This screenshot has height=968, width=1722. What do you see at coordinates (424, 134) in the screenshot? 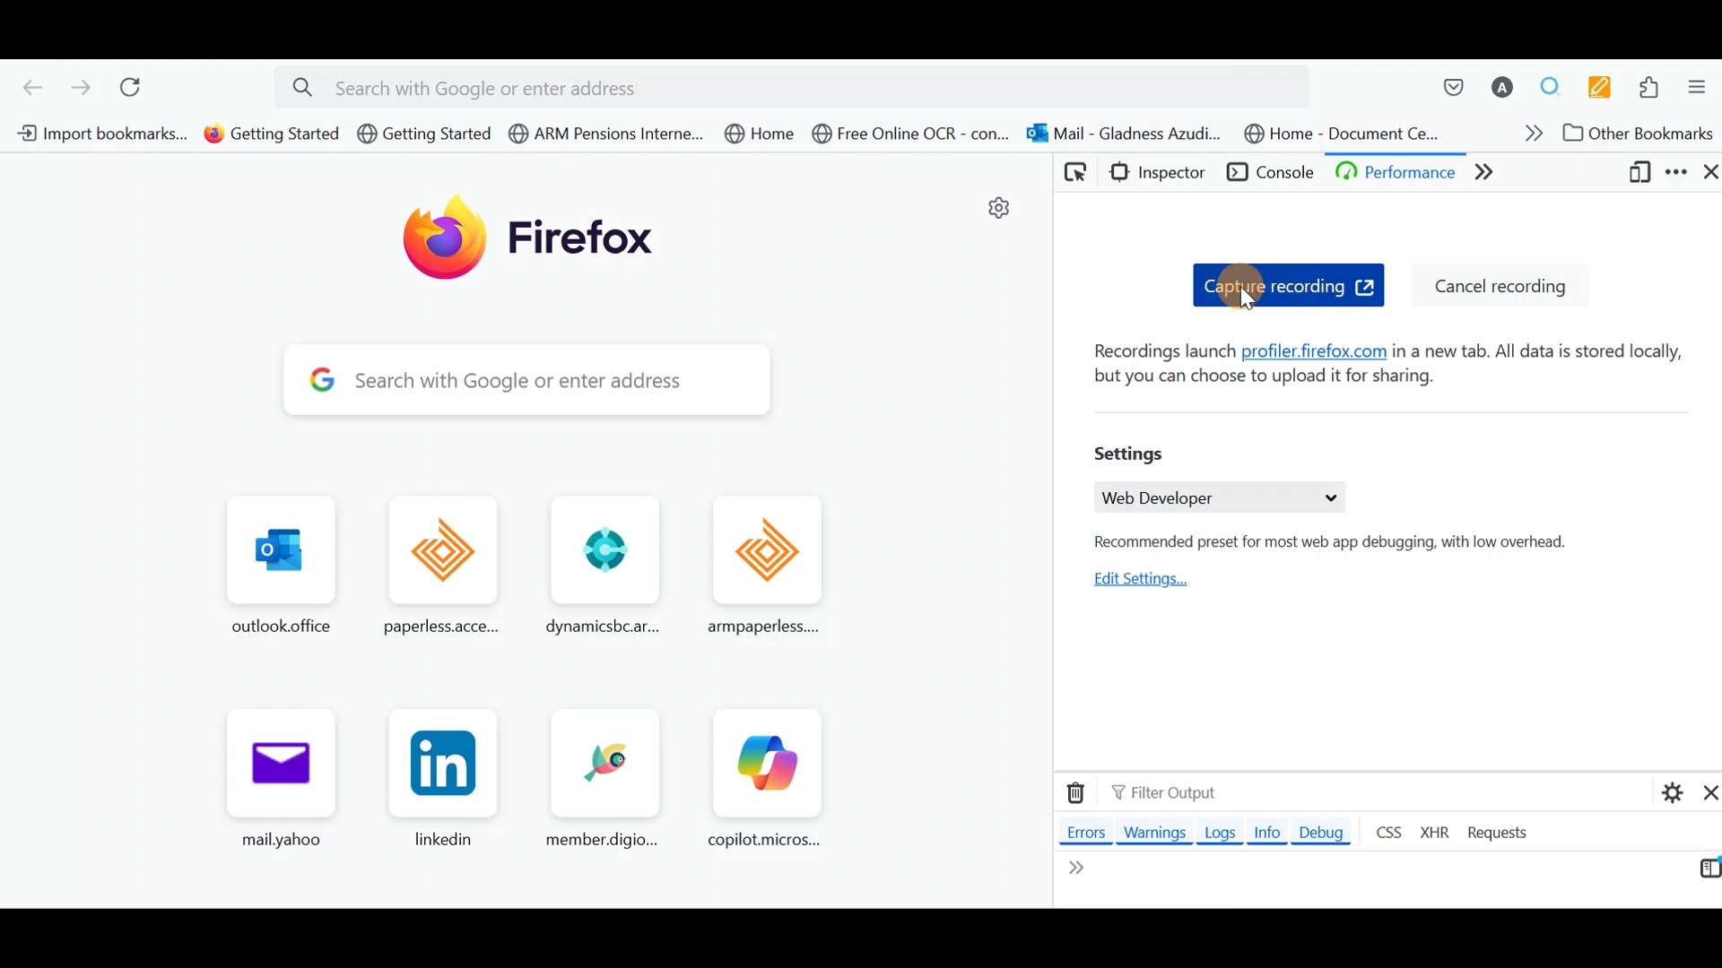
I see `Bookmark 3` at bounding box center [424, 134].